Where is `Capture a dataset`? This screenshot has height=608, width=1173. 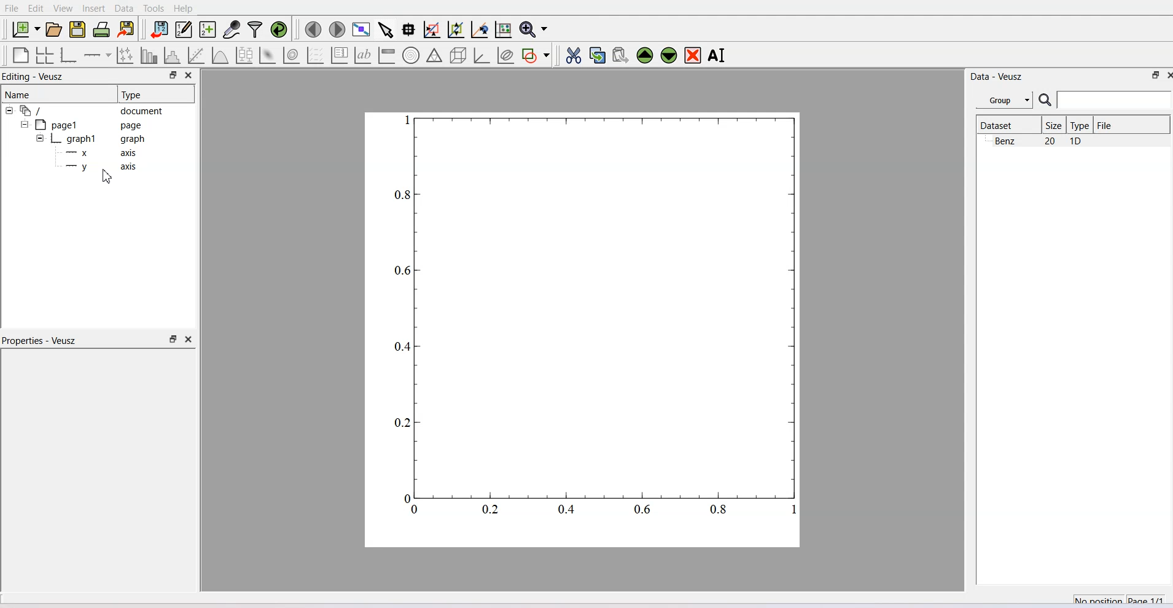 Capture a dataset is located at coordinates (232, 29).